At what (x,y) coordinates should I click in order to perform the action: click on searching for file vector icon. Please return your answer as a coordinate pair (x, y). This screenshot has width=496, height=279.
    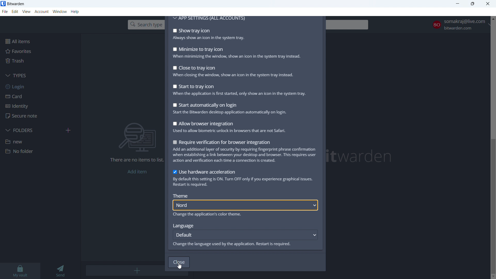
    Looking at the image, I should click on (138, 138).